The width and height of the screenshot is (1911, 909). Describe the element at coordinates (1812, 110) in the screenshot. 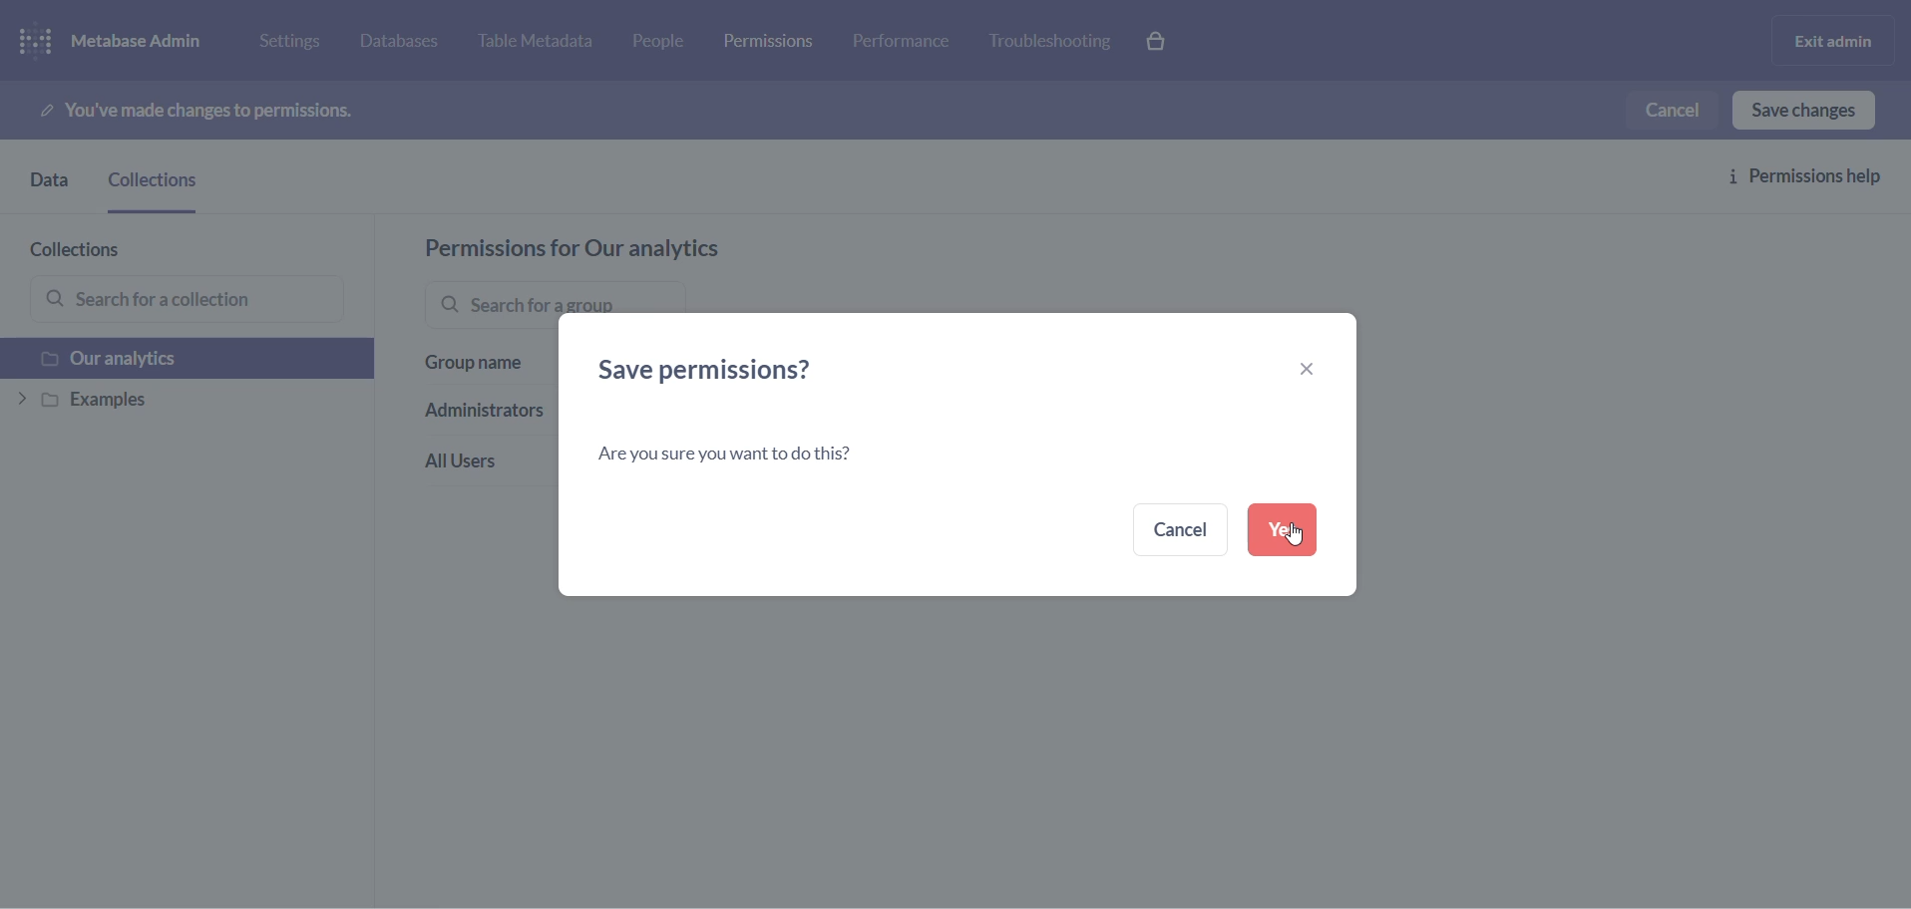

I see `save changes` at that location.